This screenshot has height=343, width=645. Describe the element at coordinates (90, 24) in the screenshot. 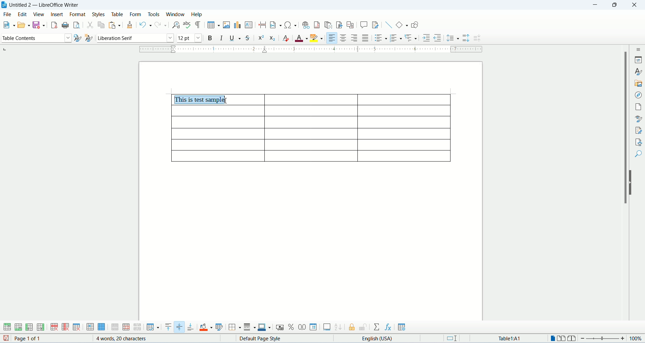

I see `cut` at that location.